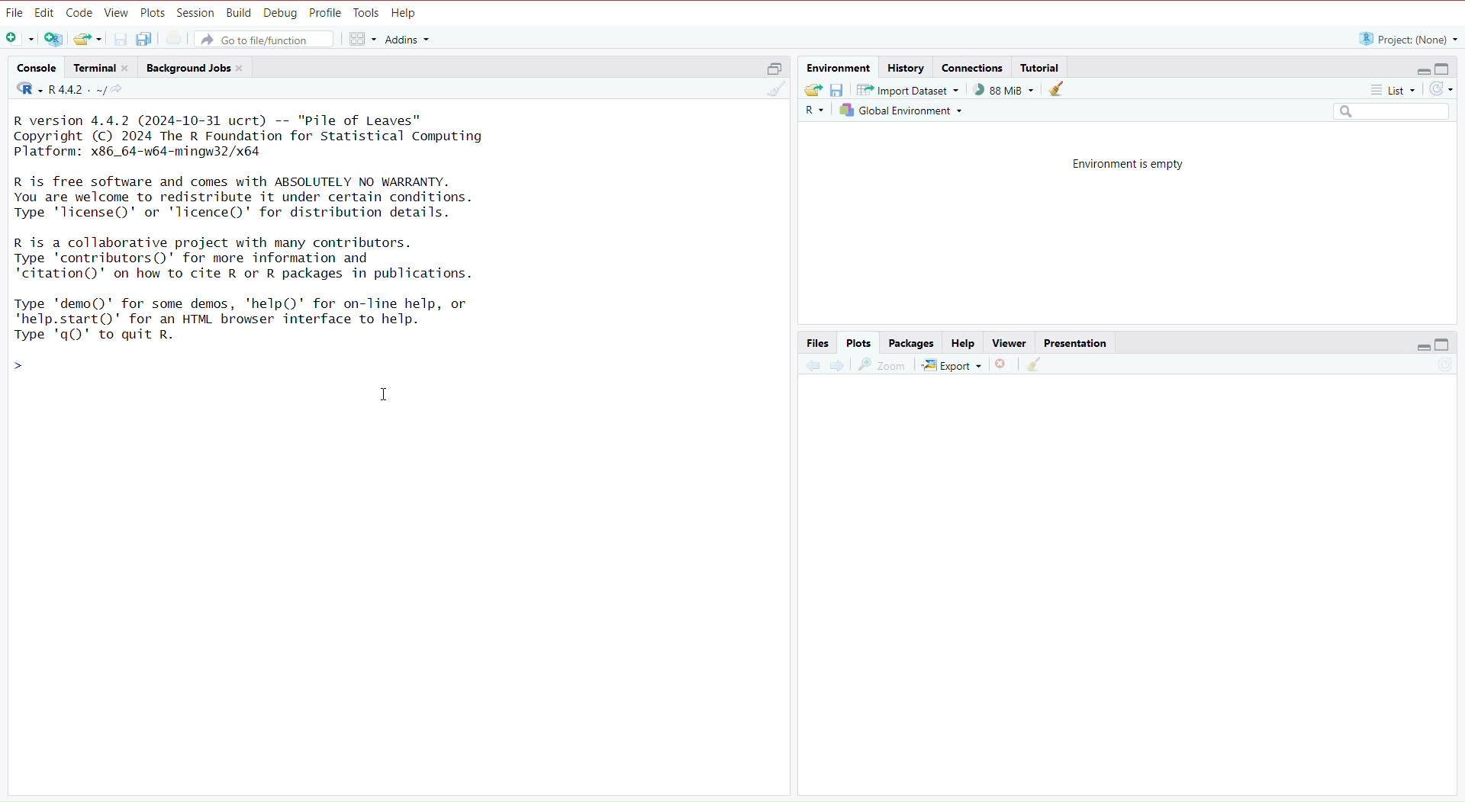  Describe the element at coordinates (818, 343) in the screenshot. I see `files` at that location.